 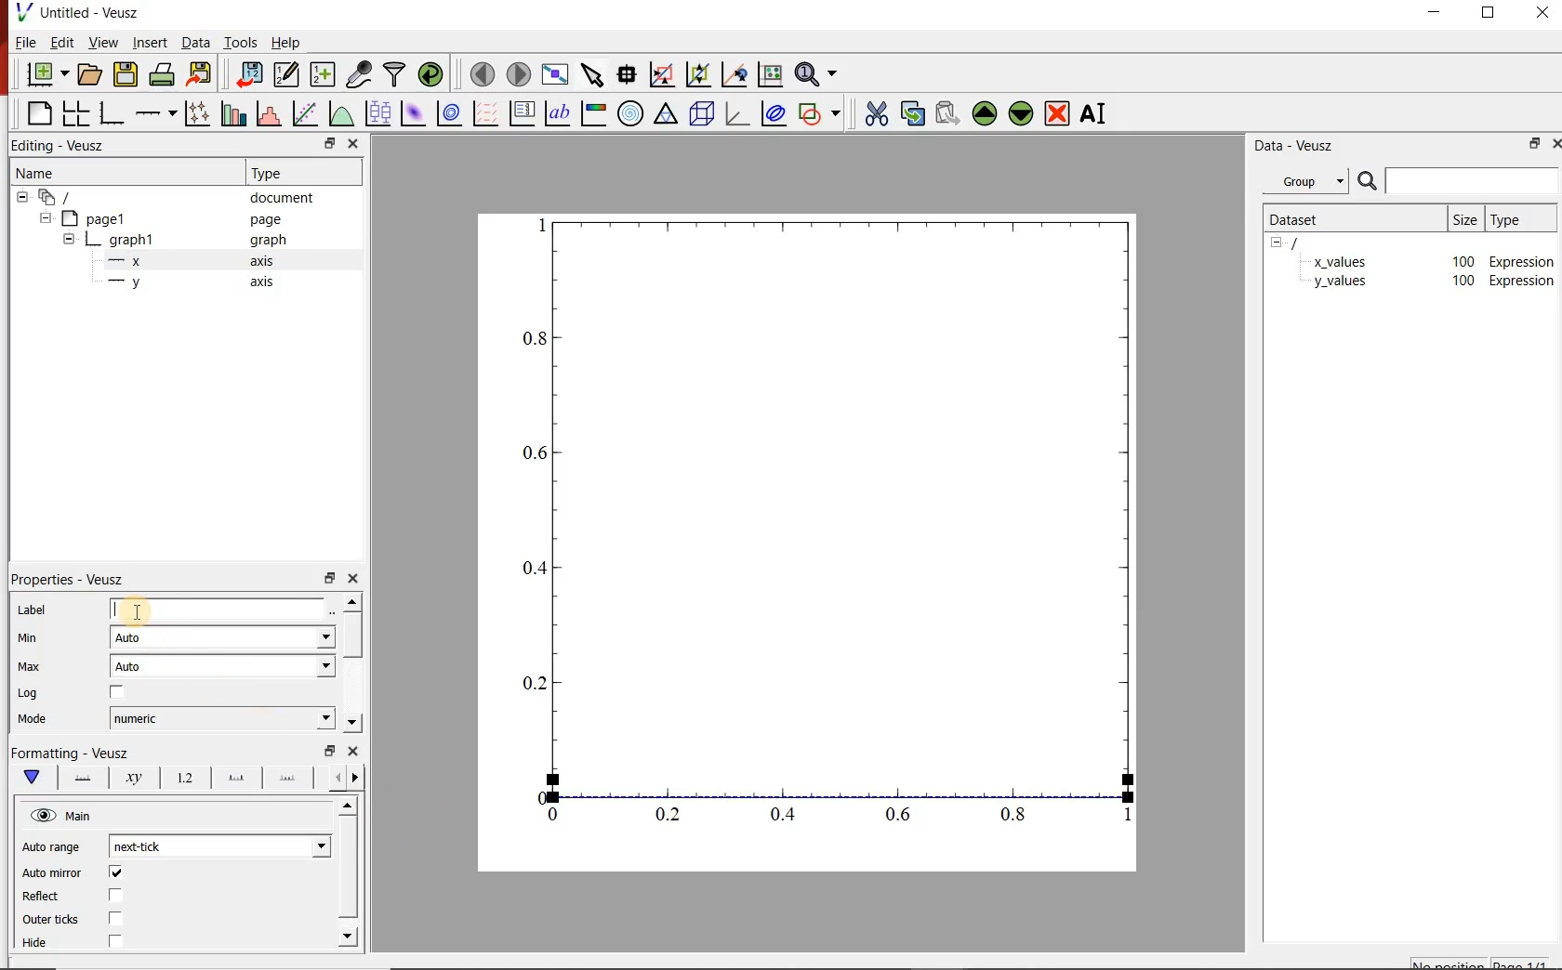 What do you see at coordinates (351, 636) in the screenshot?
I see `vertical scrollbar` at bounding box center [351, 636].